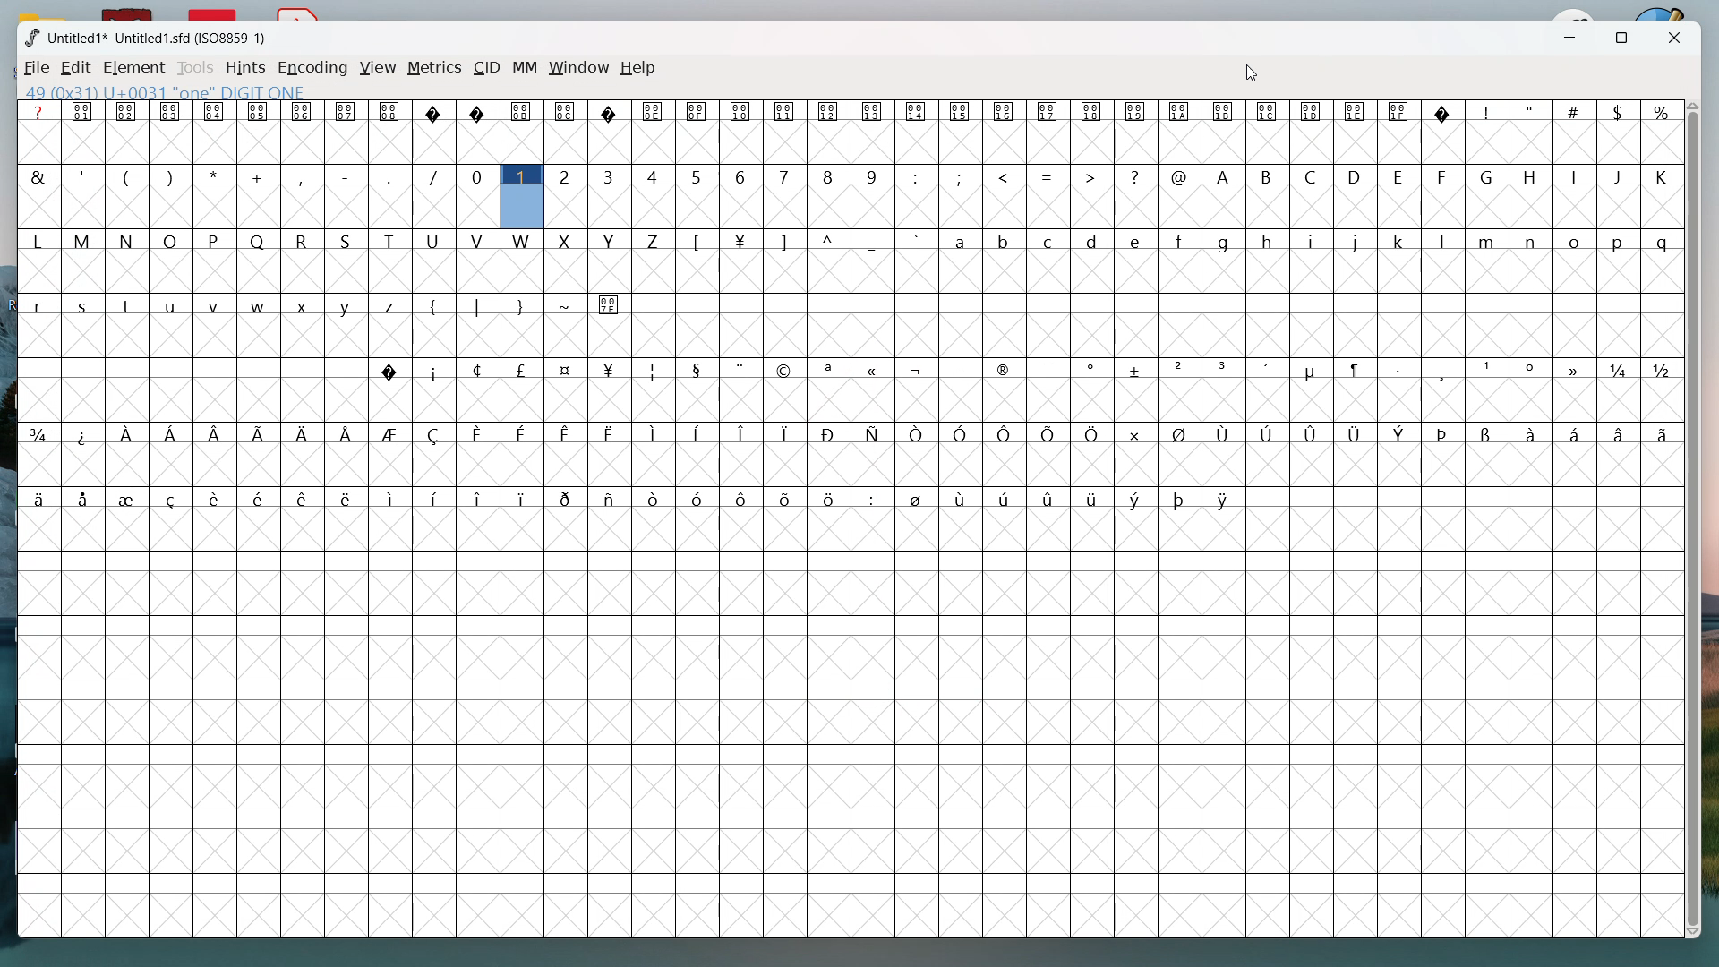 This screenshot has width=1719, height=967. Describe the element at coordinates (566, 304) in the screenshot. I see `~` at that location.